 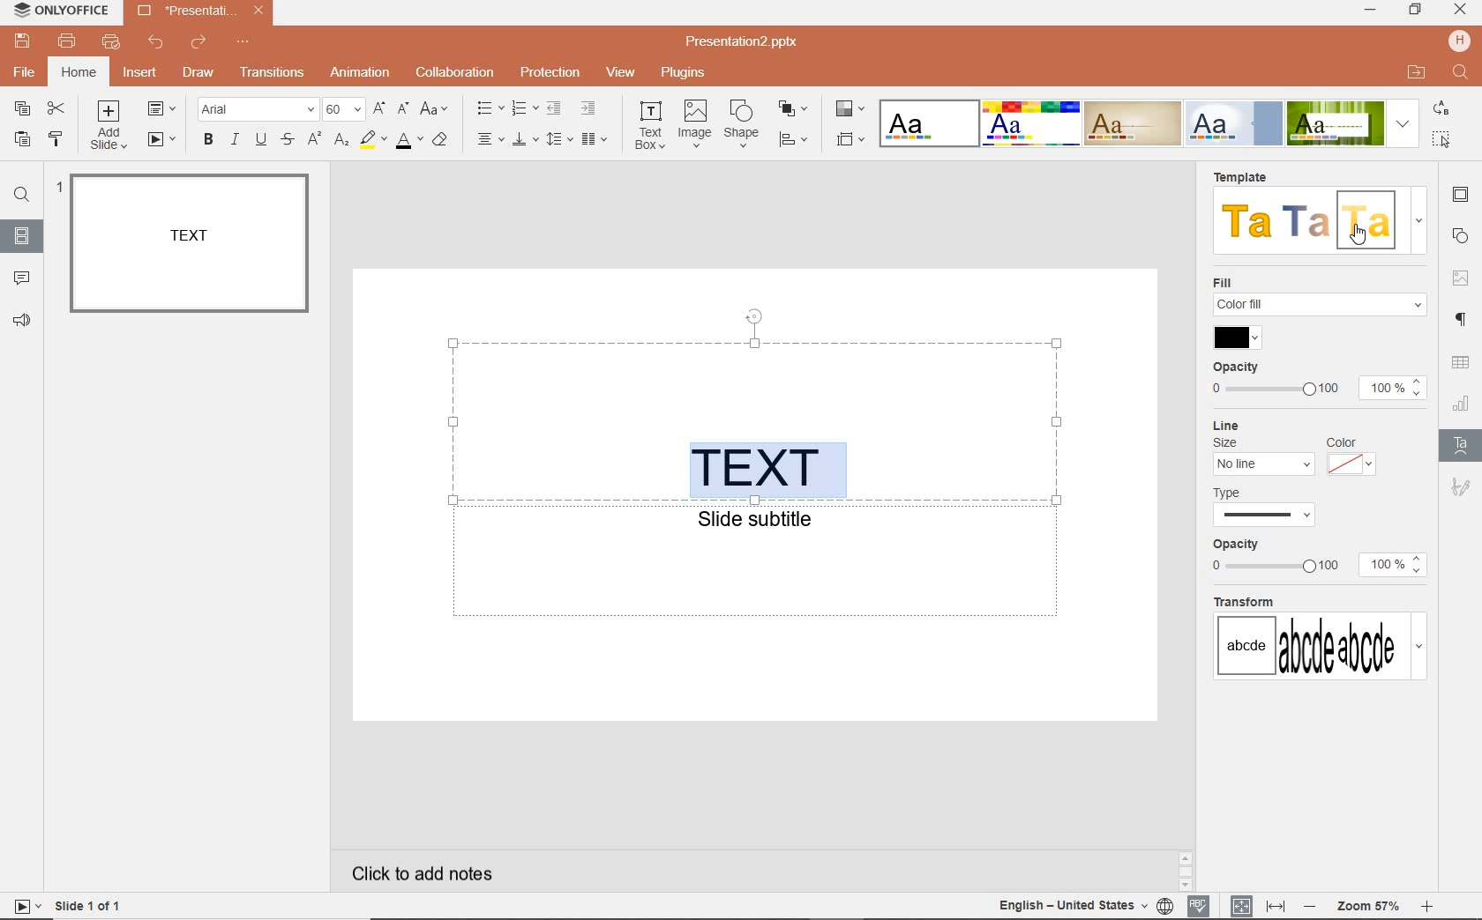 I want to click on REDO, so click(x=196, y=43).